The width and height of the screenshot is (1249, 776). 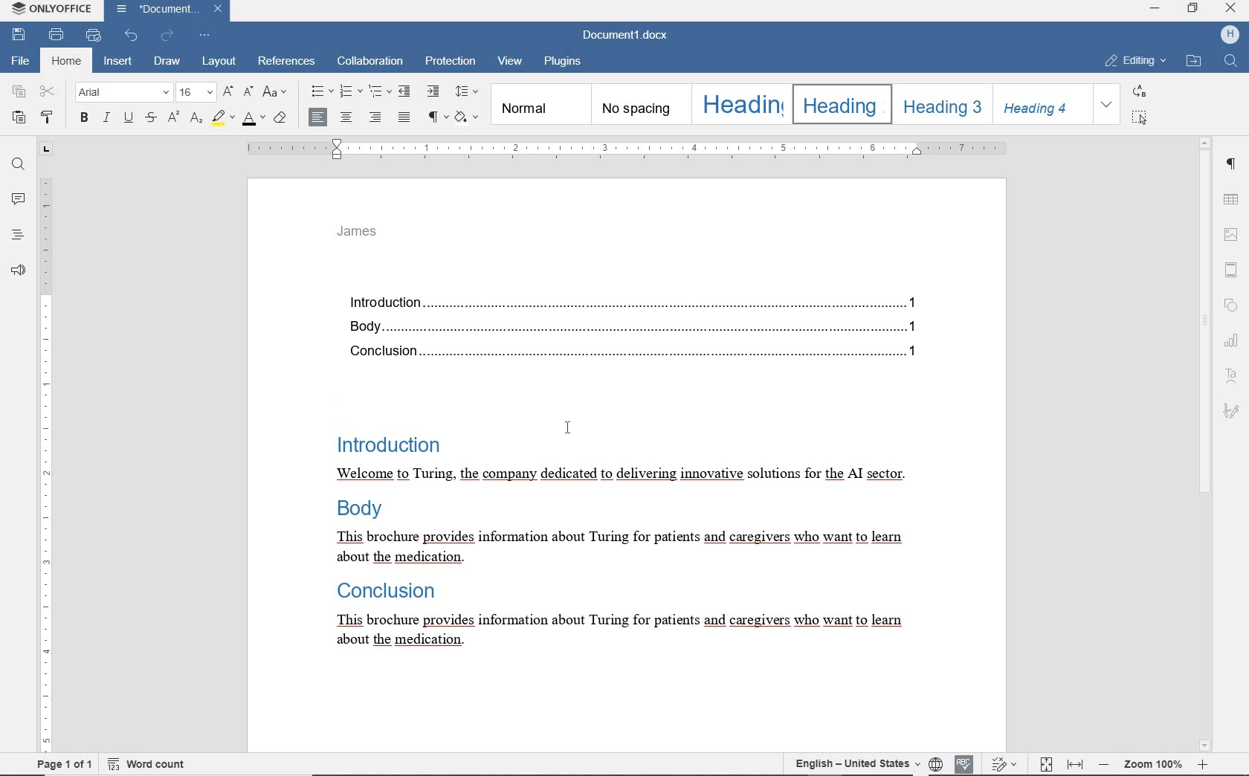 I want to click on table, so click(x=1233, y=199).